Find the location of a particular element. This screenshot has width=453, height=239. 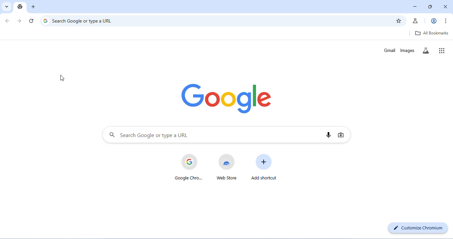

close is located at coordinates (446, 7).